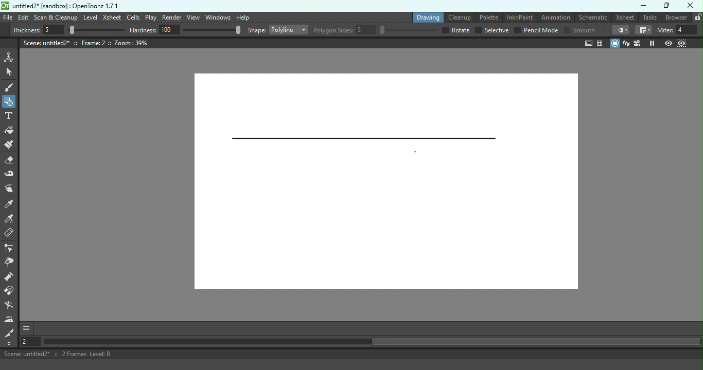  What do you see at coordinates (627, 44) in the screenshot?
I see `3D view` at bounding box center [627, 44].